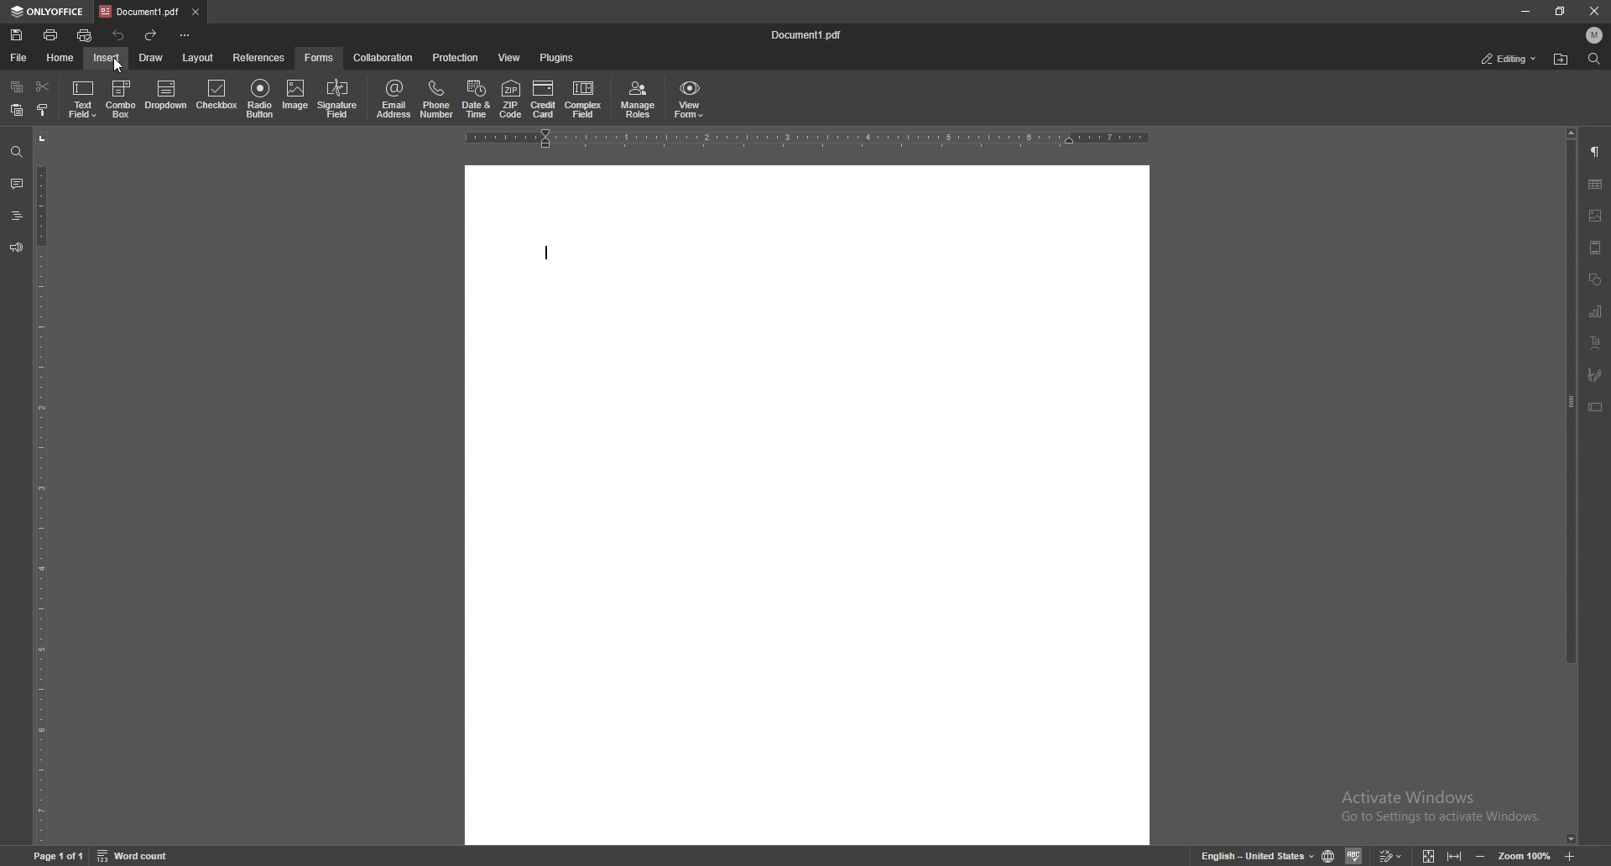  Describe the element at coordinates (1595, 407) in the screenshot. I see `text box` at that location.